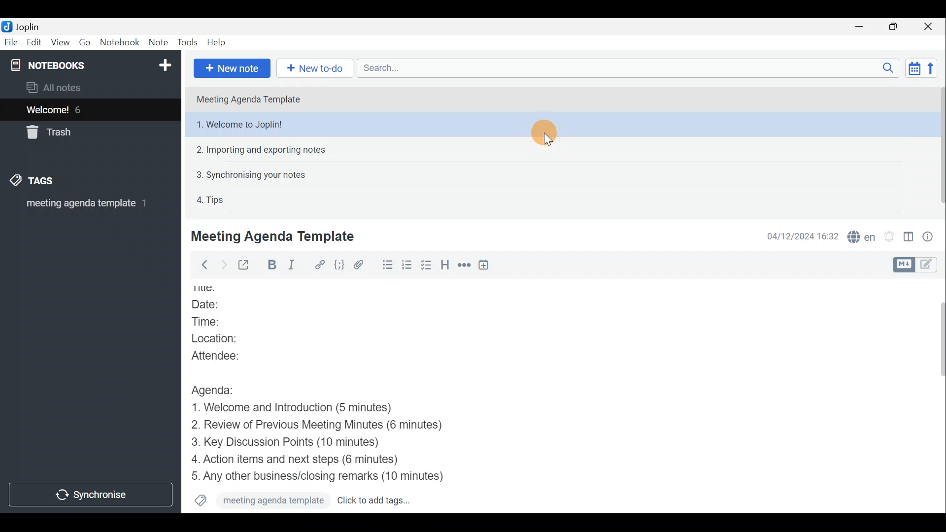  What do you see at coordinates (252, 99) in the screenshot?
I see `Meeting Agenda Template` at bounding box center [252, 99].